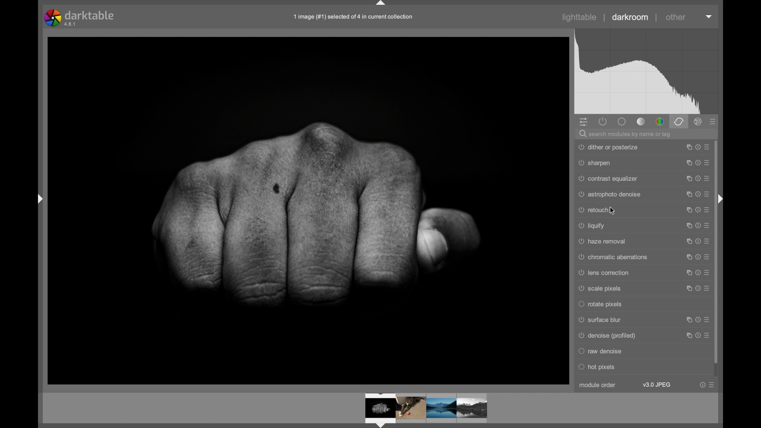 This screenshot has width=761, height=428. What do you see at coordinates (685, 178) in the screenshot?
I see `maximize` at bounding box center [685, 178].